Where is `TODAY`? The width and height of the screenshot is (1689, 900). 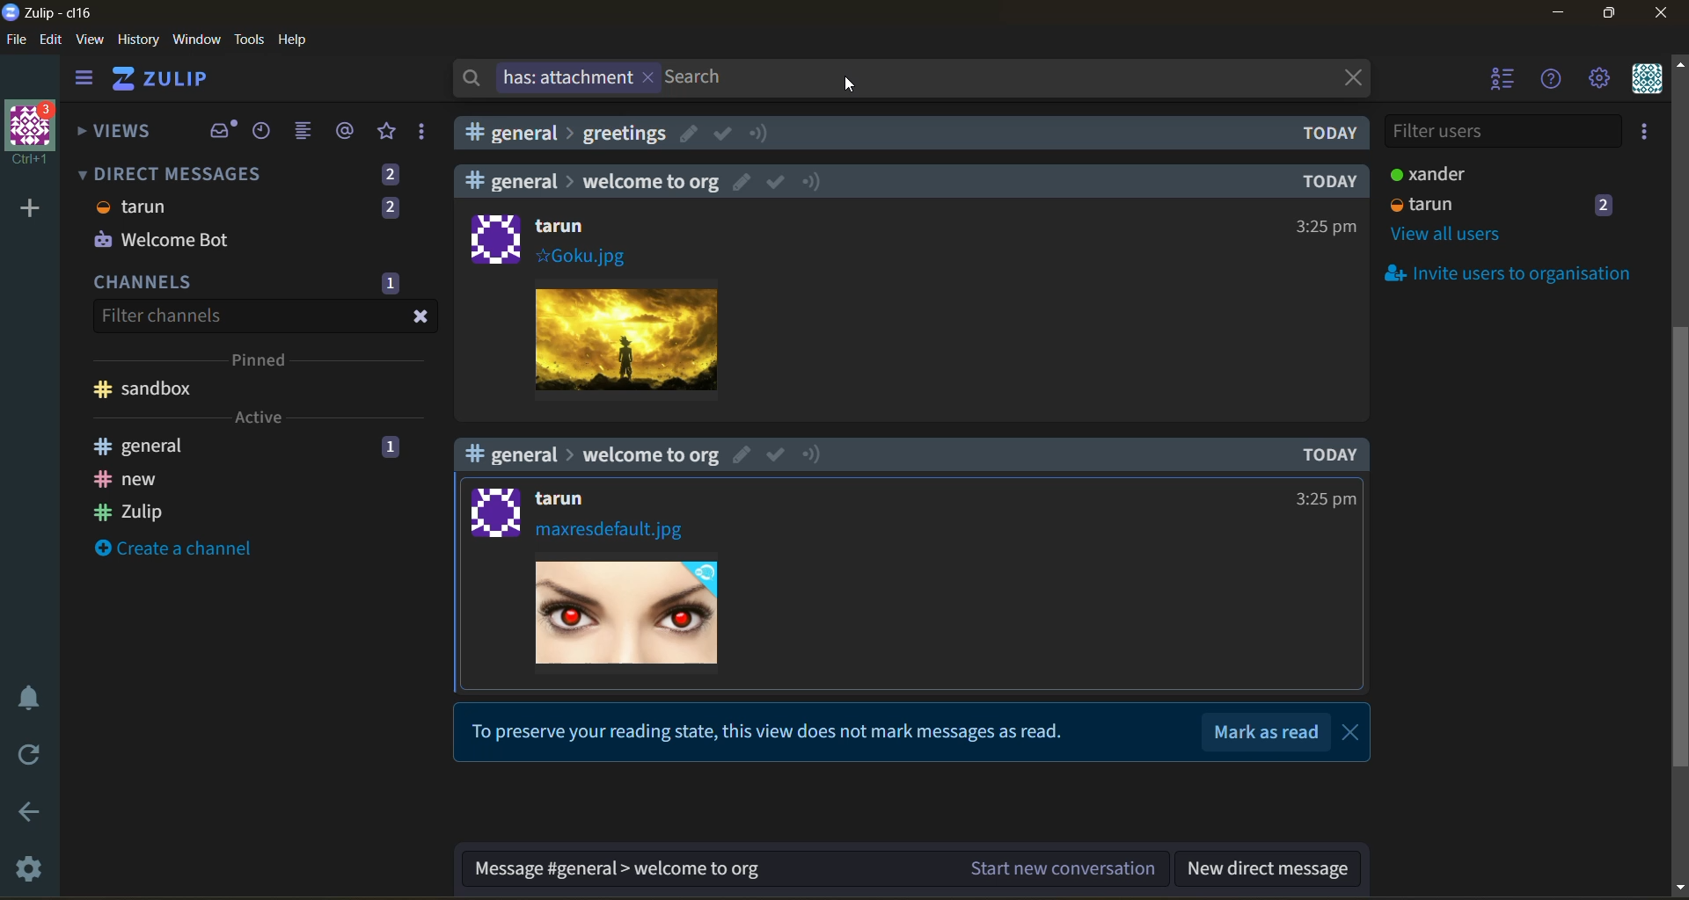
TODAY is located at coordinates (1332, 134).